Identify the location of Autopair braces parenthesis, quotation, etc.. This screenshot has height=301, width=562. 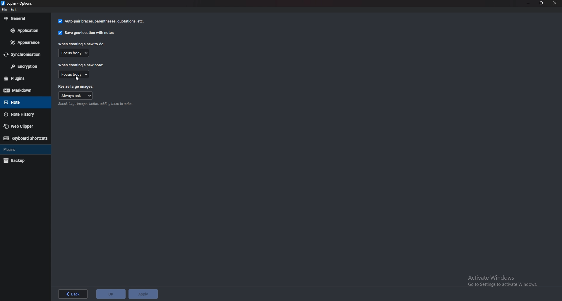
(101, 21).